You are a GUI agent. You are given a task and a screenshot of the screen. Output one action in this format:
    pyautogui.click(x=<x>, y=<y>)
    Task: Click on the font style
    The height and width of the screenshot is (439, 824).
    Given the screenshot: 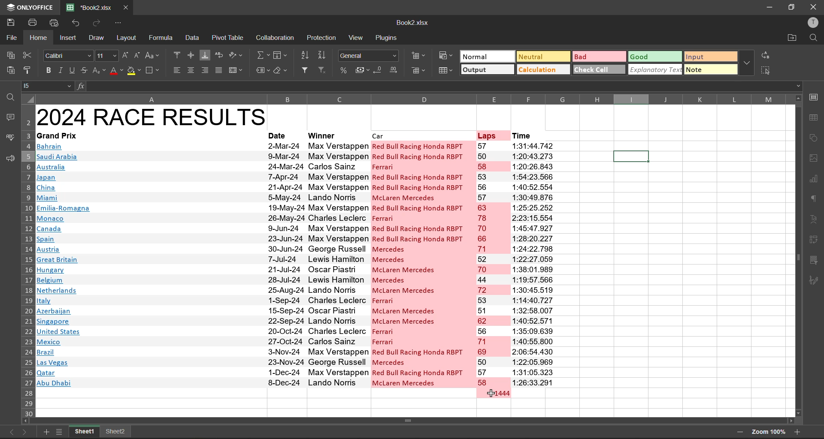 What is the action you would take?
    pyautogui.click(x=67, y=56)
    